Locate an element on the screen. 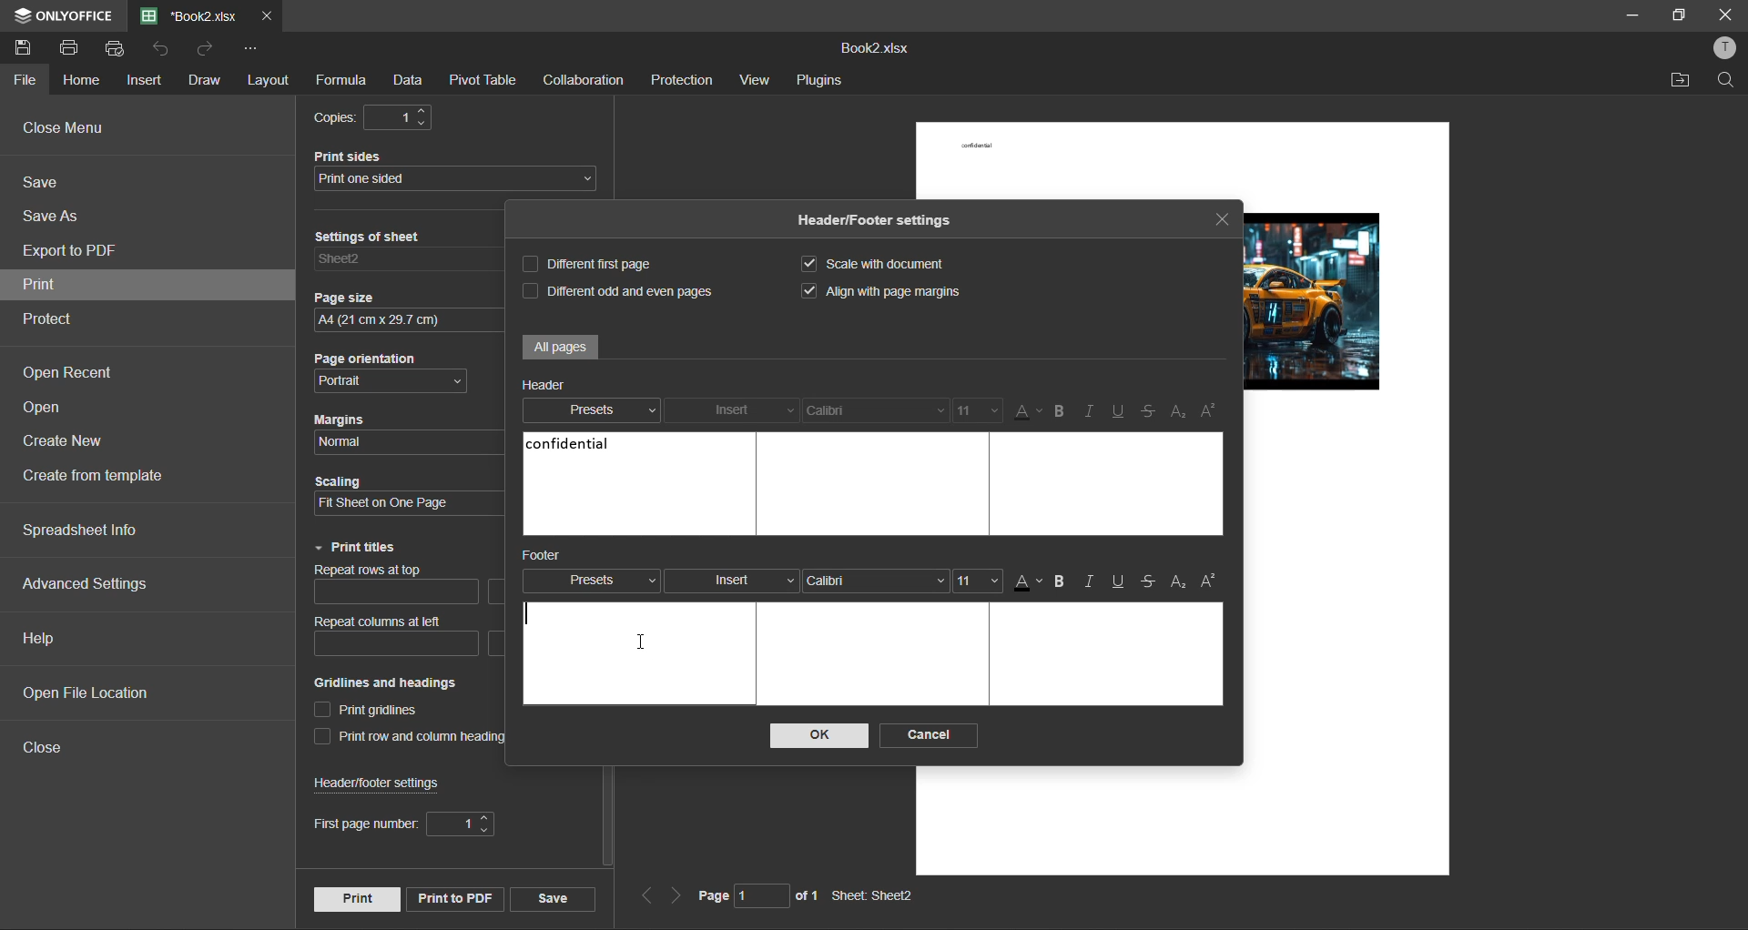 The width and height of the screenshot is (1748, 930). print is located at coordinates (74, 46).